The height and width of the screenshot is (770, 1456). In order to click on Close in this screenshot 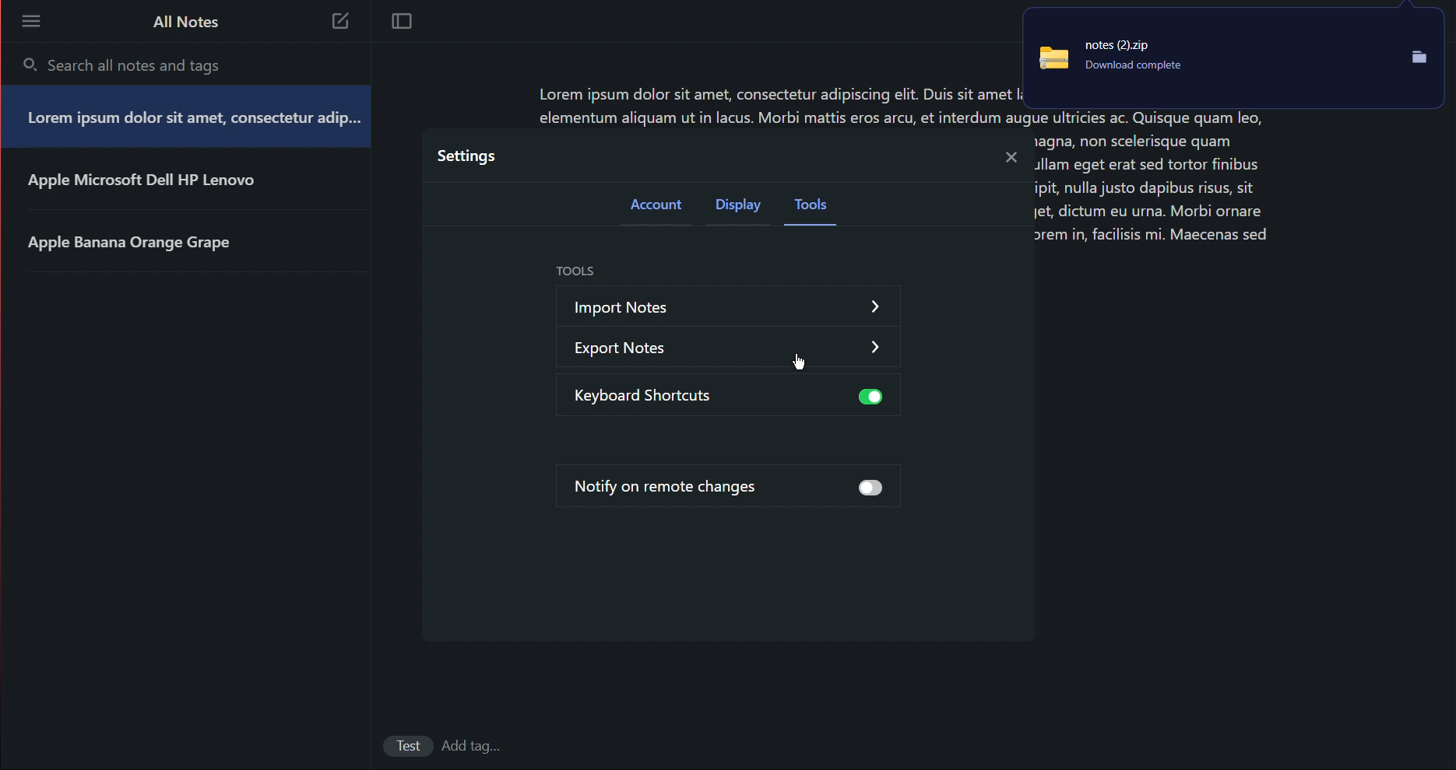, I will do `click(1008, 156)`.